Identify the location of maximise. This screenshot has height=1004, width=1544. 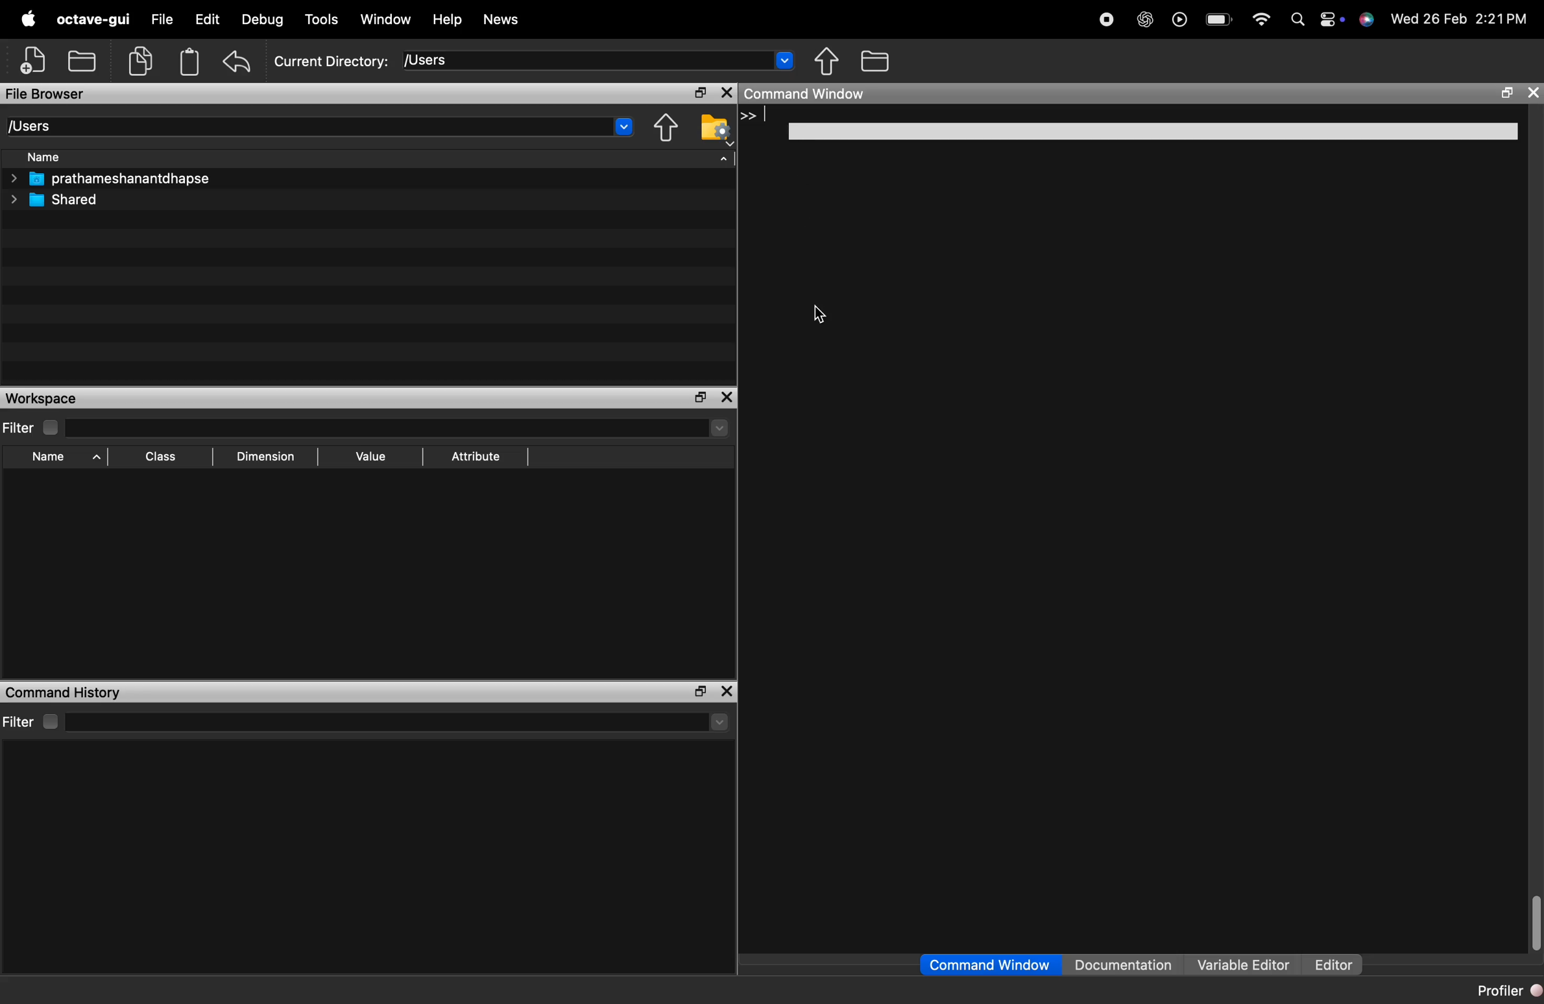
(692, 90).